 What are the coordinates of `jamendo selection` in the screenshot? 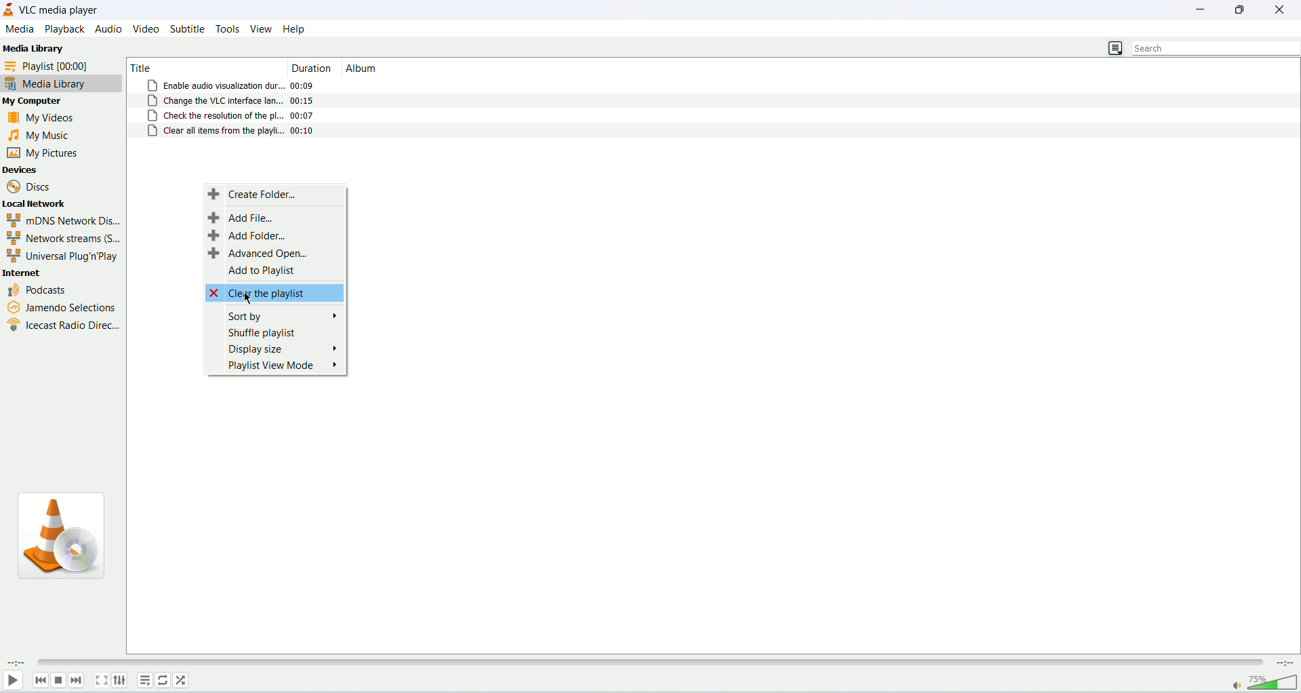 It's located at (63, 309).